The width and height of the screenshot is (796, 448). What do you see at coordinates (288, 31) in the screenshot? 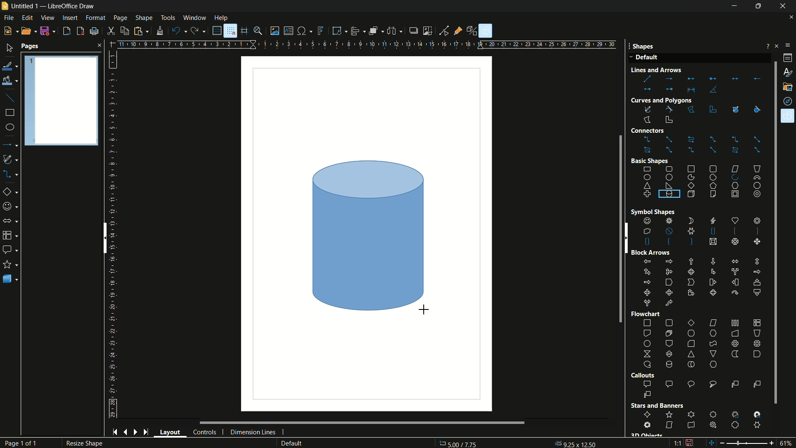
I see `insert textbox` at bounding box center [288, 31].